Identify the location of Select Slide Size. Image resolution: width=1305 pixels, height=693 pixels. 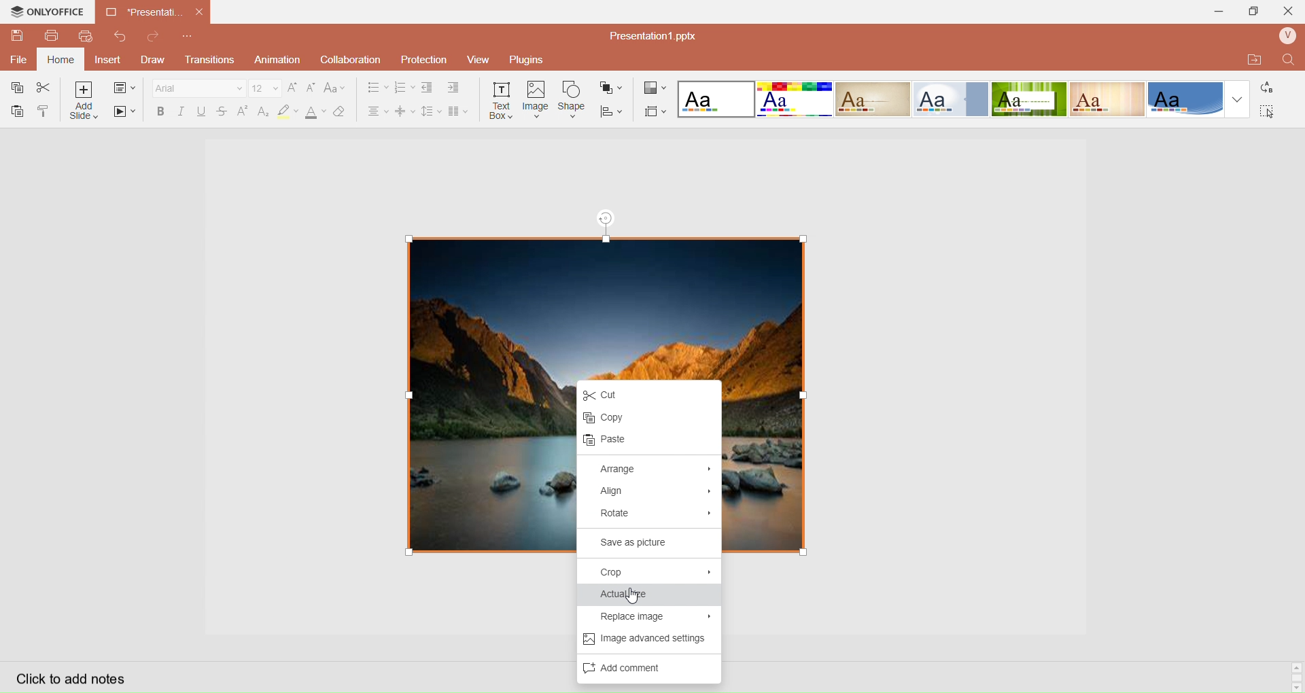
(655, 111).